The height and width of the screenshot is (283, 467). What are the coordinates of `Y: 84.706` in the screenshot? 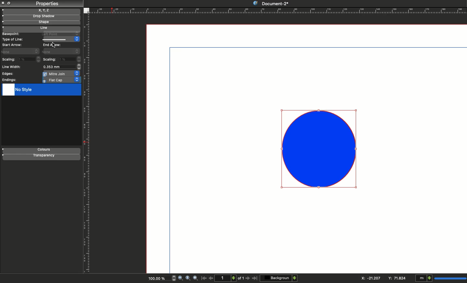 It's located at (398, 278).